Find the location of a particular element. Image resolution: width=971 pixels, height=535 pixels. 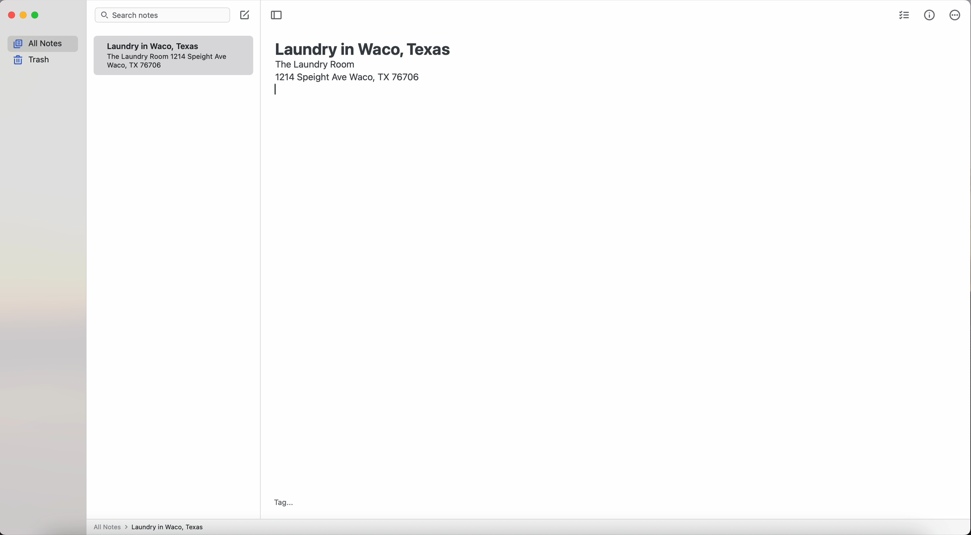

tag is located at coordinates (281, 503).